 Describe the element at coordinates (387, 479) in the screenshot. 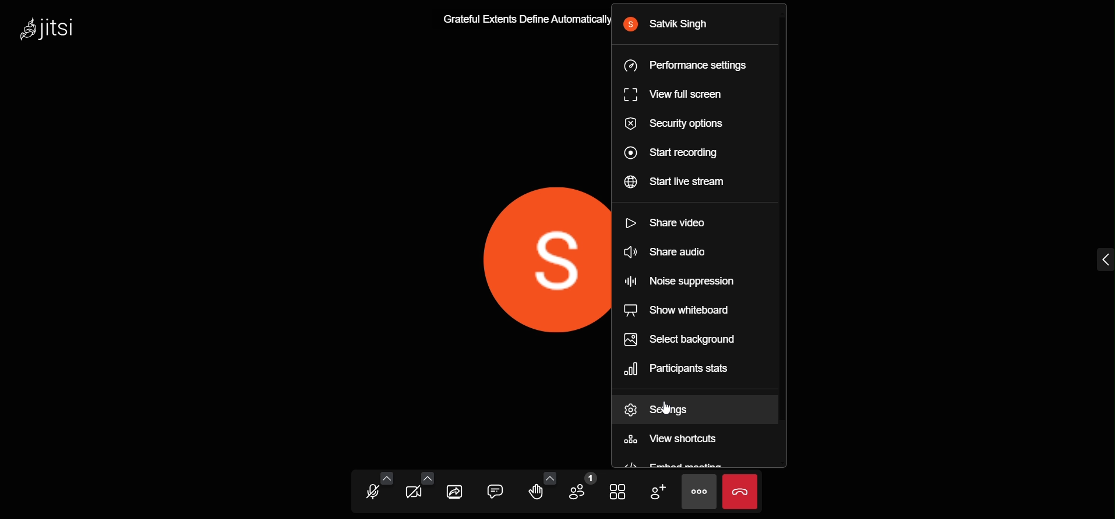

I see `audio setting` at that location.